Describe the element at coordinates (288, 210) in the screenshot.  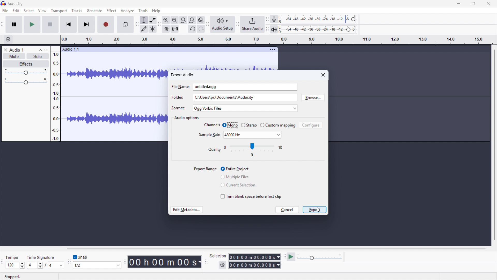
I see `cancel ` at that location.